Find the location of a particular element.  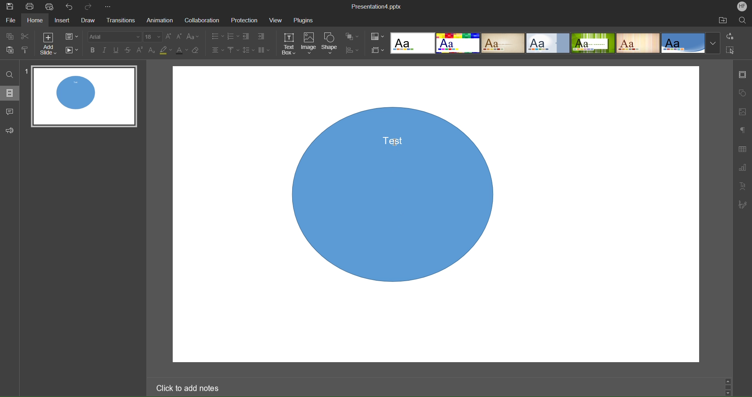

Find is located at coordinates (11, 74).